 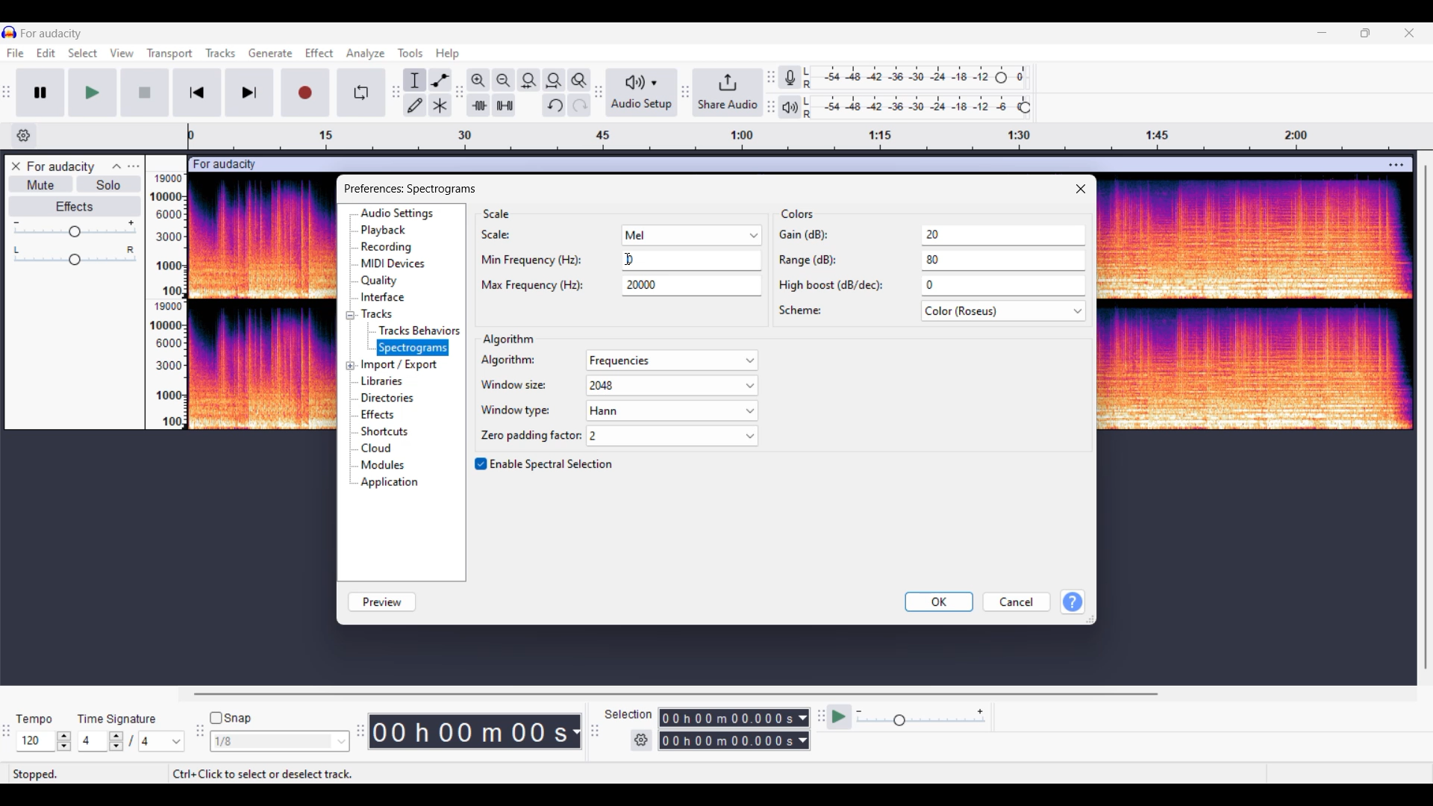 I want to click on Skip/Select to start, so click(x=198, y=93).